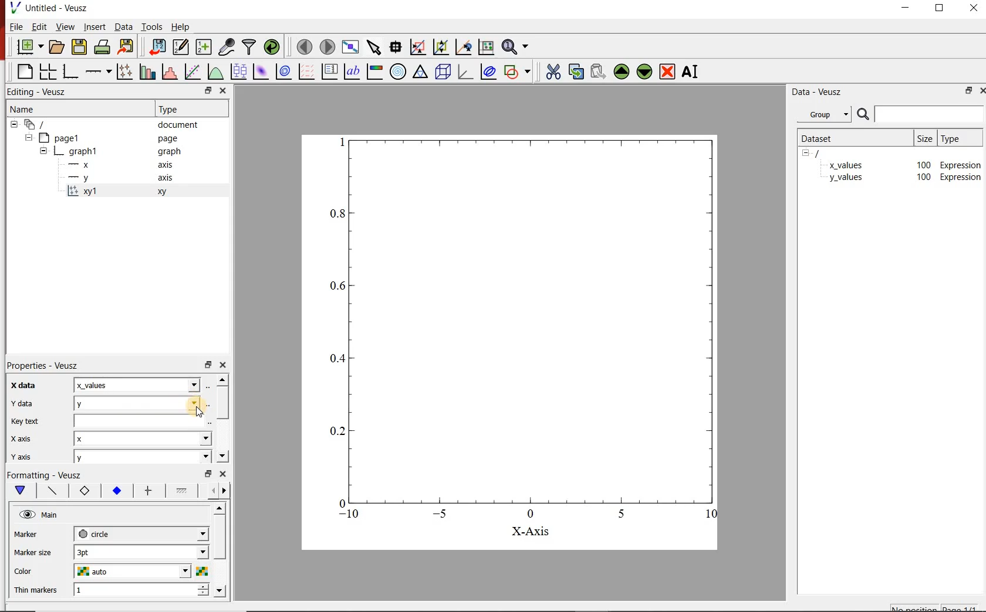  I want to click on fill 1, so click(185, 490).